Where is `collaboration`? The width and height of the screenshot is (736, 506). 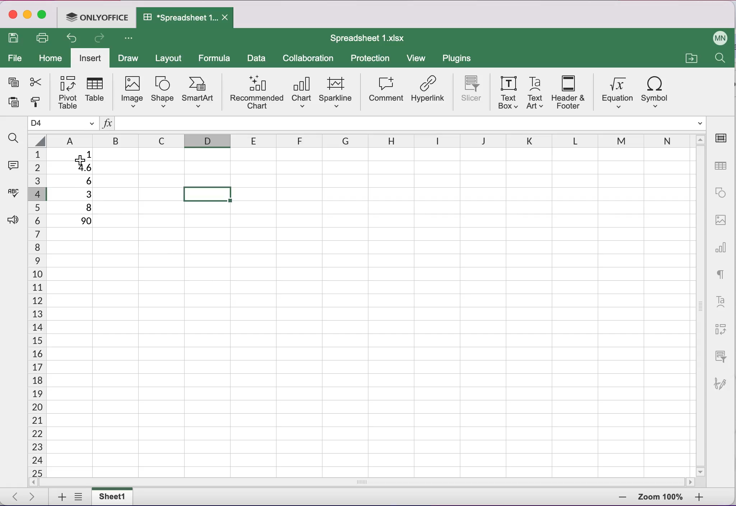 collaboration is located at coordinates (309, 58).